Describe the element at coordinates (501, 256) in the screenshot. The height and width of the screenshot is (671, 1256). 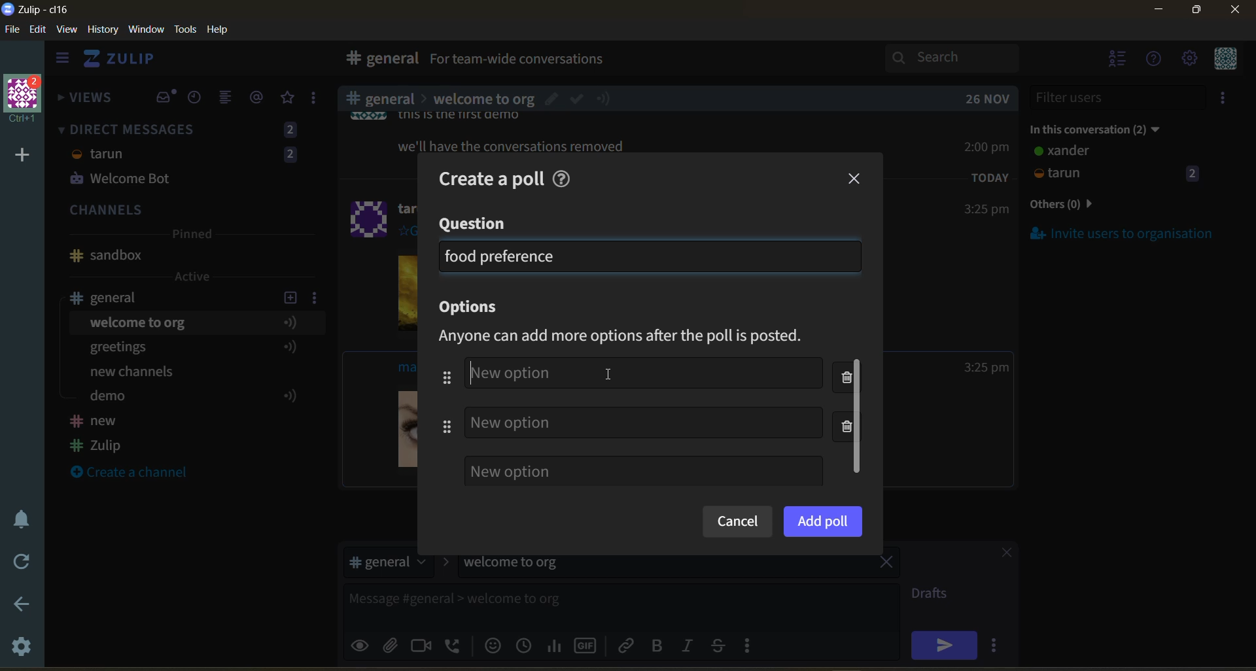
I see `food preference` at that location.